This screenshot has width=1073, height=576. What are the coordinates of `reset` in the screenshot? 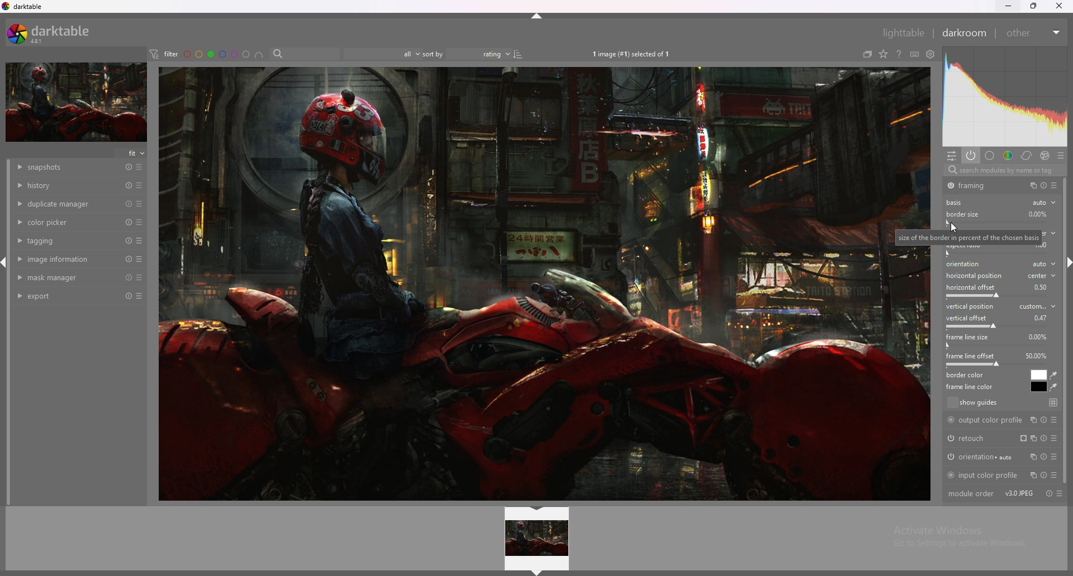 It's located at (129, 167).